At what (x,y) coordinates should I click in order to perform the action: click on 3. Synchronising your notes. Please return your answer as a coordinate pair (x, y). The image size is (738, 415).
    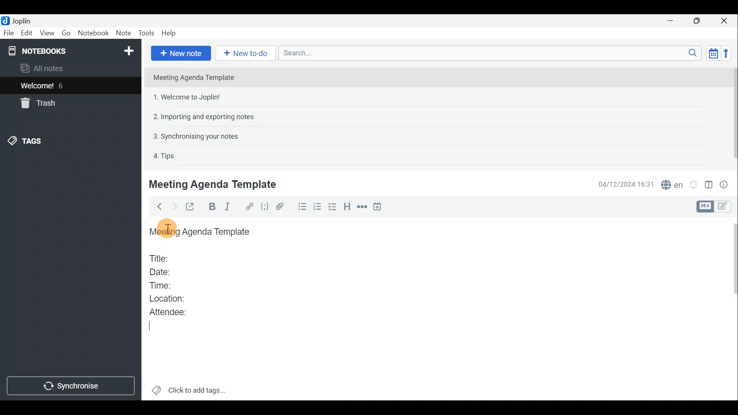
    Looking at the image, I should click on (196, 136).